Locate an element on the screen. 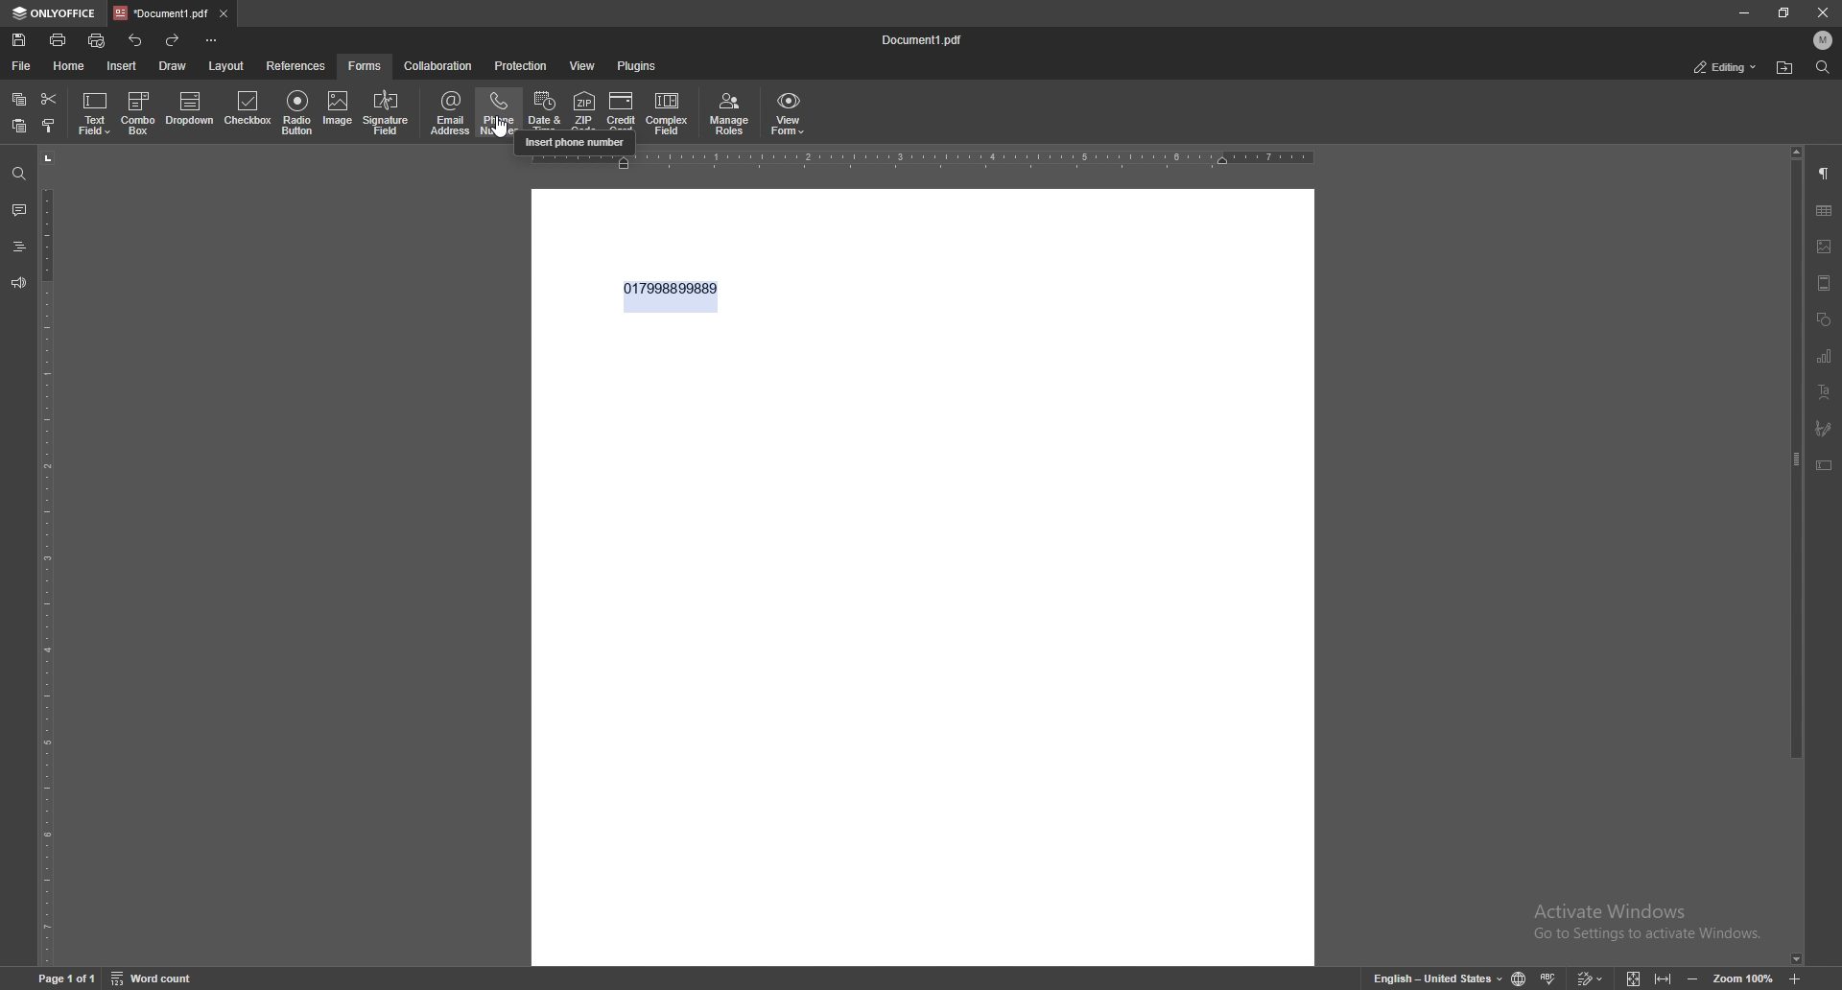 The height and width of the screenshot is (990, 1842). collaboration is located at coordinates (438, 66).